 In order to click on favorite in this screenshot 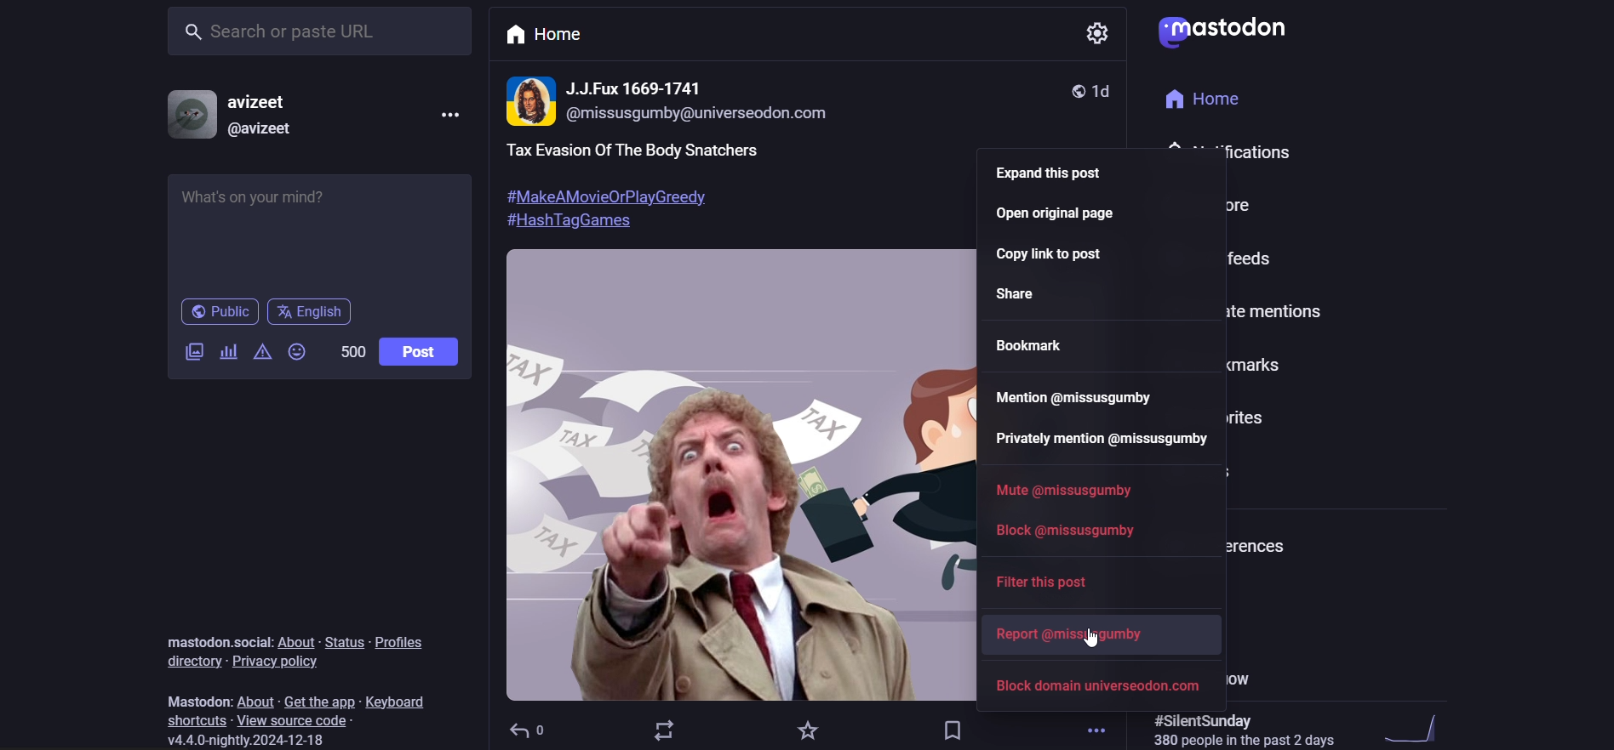, I will do `click(804, 728)`.